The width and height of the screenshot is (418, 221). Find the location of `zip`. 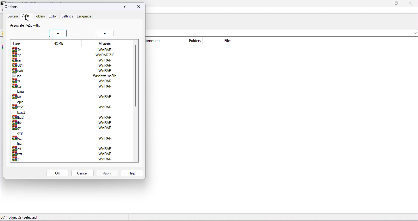

zip is located at coordinates (17, 55).